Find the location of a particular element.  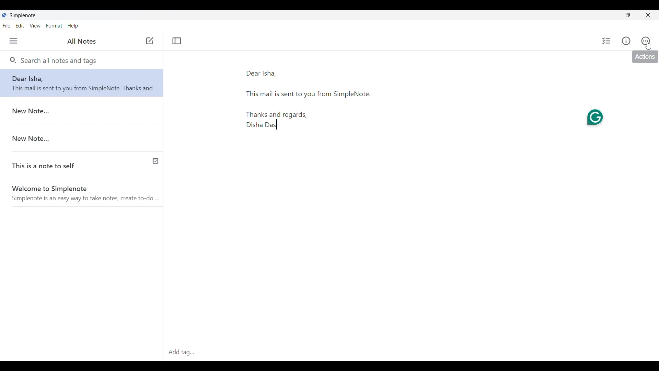

This is a note to self is located at coordinates (60, 162).